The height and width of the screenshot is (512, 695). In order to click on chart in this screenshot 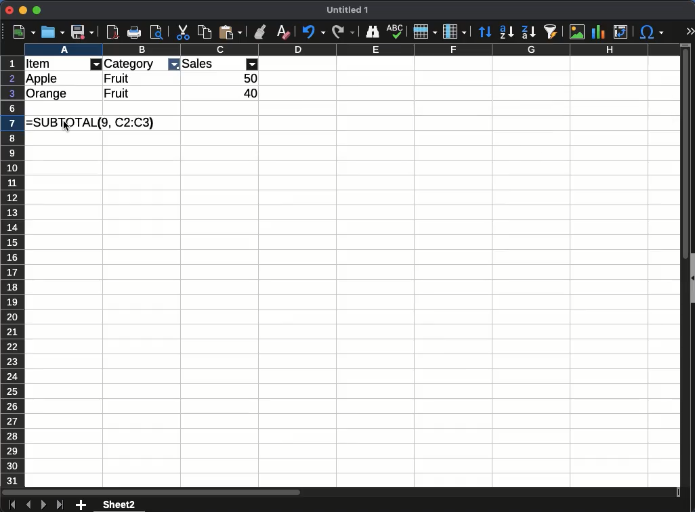, I will do `click(601, 32)`.